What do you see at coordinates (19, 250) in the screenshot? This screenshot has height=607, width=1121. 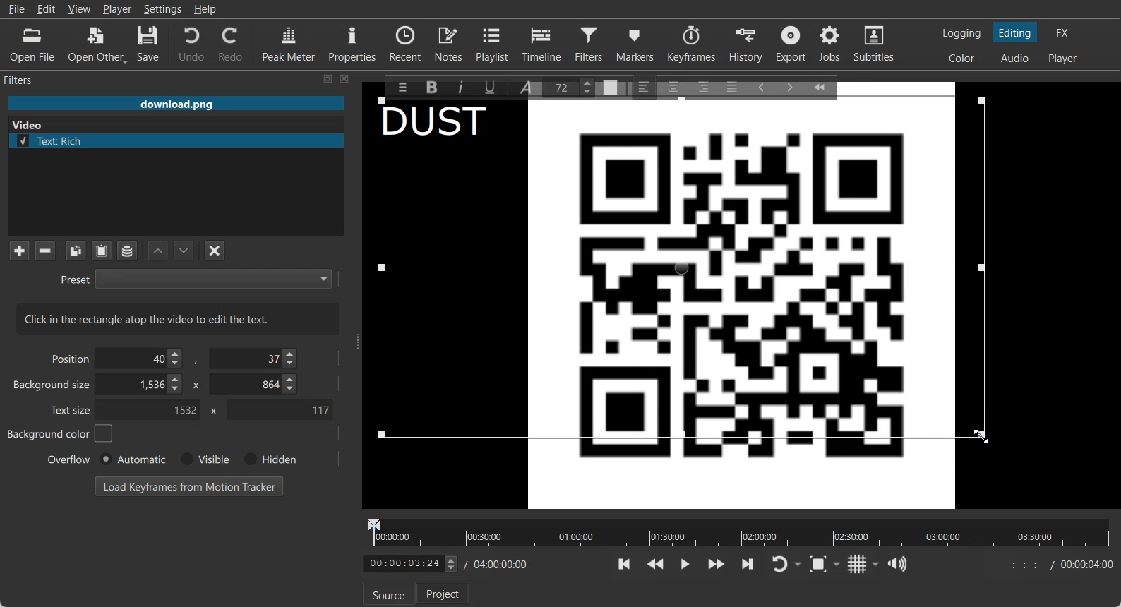 I see `Add a filter` at bounding box center [19, 250].